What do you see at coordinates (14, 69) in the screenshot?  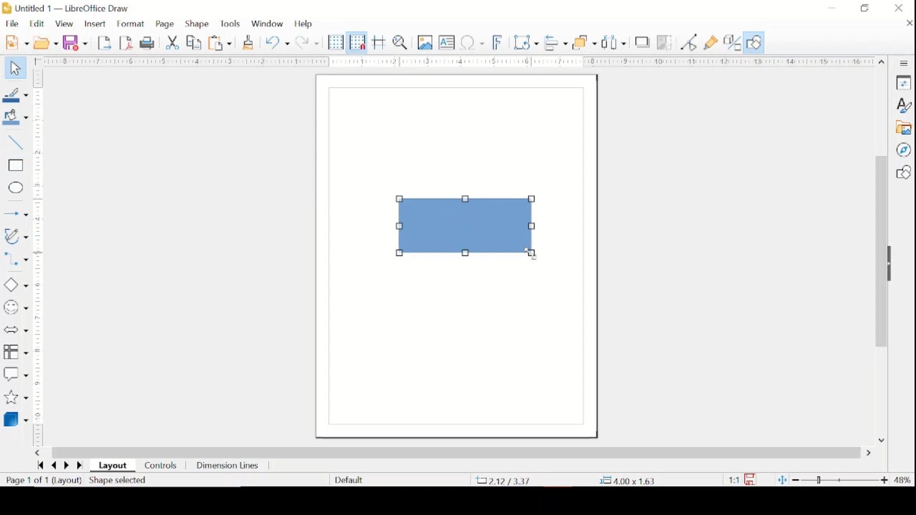 I see `select` at bounding box center [14, 69].